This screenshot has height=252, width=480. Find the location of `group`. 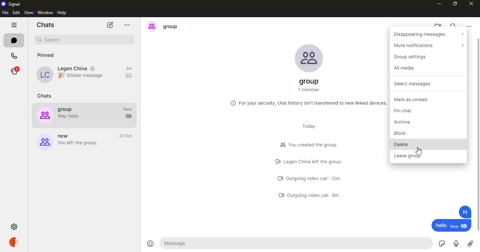

group is located at coordinates (175, 27).